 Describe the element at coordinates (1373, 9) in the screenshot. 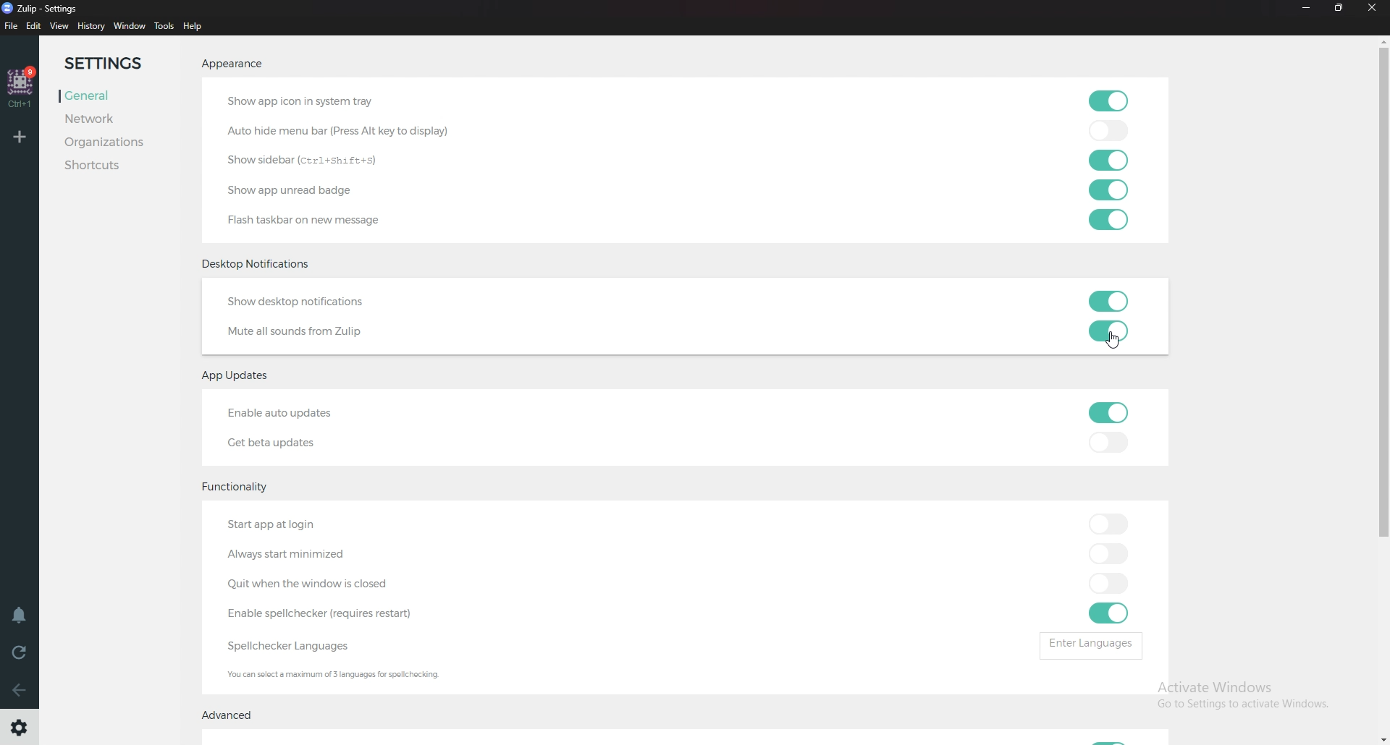

I see `Close` at that location.